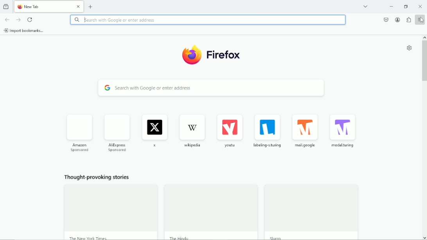  I want to click on Customize new tab, so click(409, 47).